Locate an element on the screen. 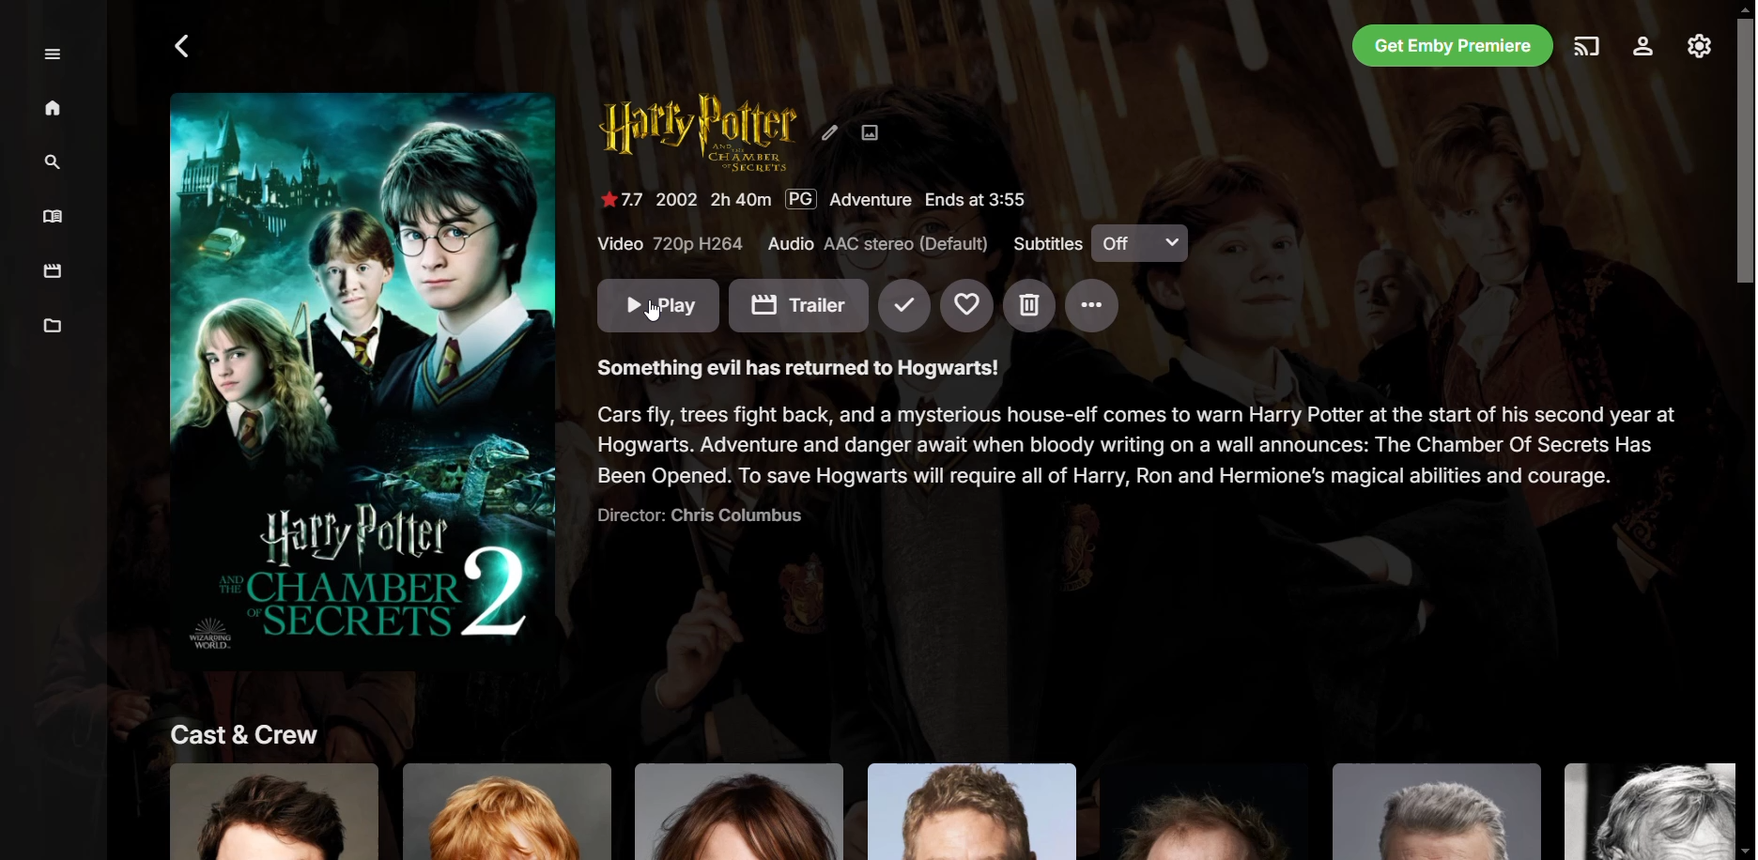 This screenshot has height=860, width=1758. Add to Favorites is located at coordinates (967, 306).